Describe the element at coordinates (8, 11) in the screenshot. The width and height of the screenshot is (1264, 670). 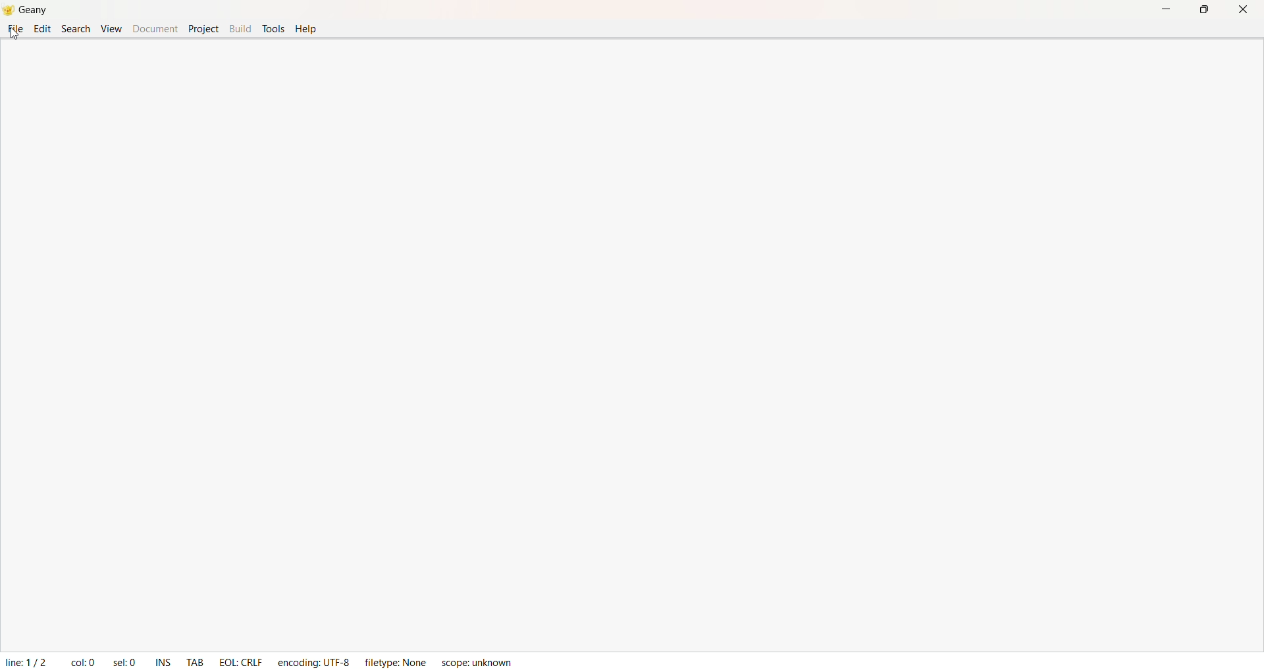
I see `Logo` at that location.